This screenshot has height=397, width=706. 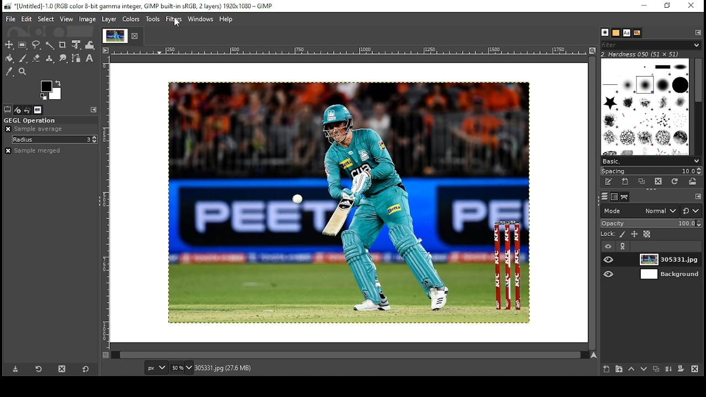 What do you see at coordinates (156, 367) in the screenshot?
I see `units` at bounding box center [156, 367].